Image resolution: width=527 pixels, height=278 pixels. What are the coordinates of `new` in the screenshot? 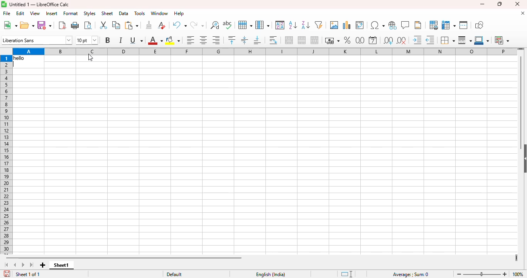 It's located at (10, 25).